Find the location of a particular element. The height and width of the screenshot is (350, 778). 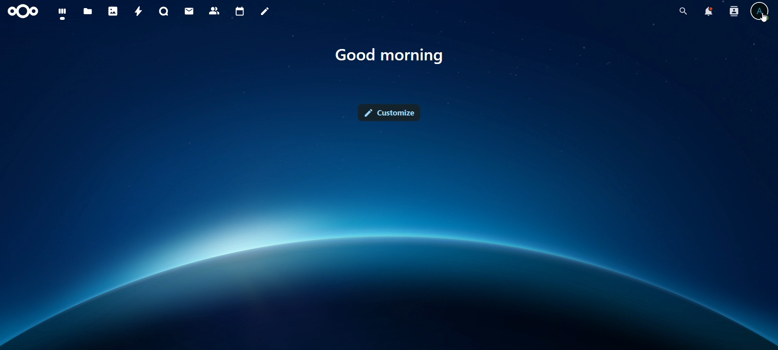

contact is located at coordinates (216, 11).